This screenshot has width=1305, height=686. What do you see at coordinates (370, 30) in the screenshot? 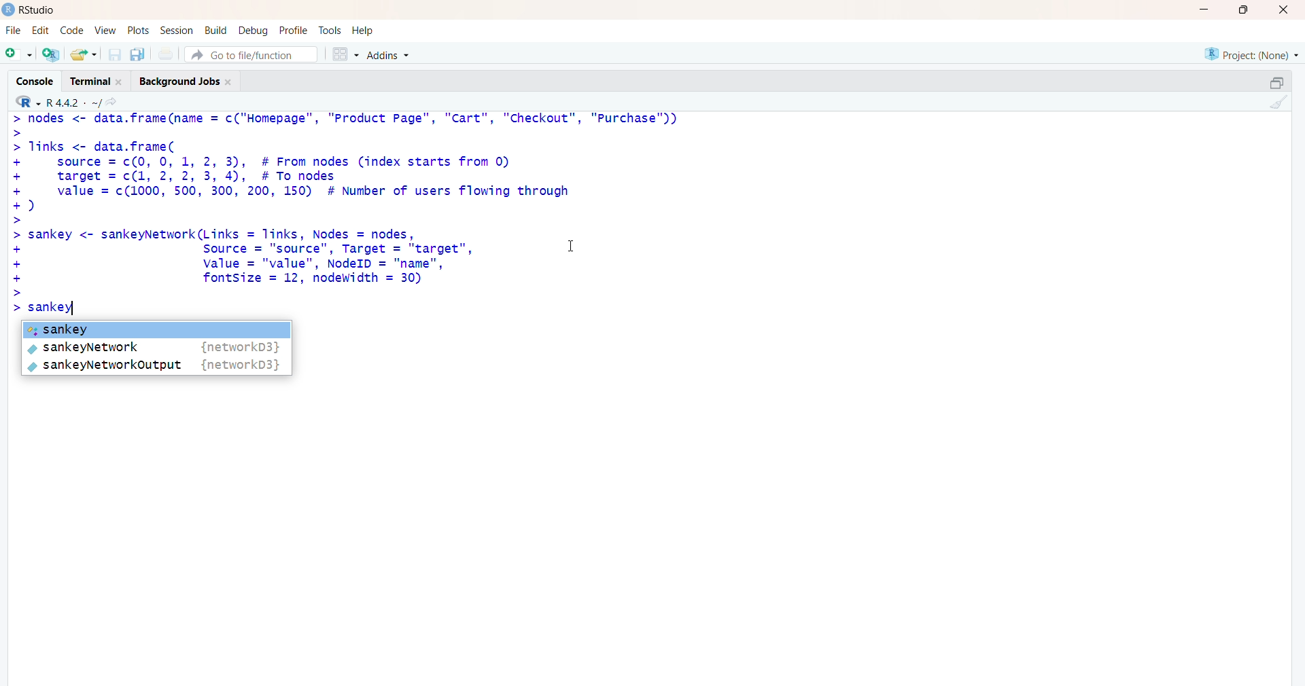
I see `help` at bounding box center [370, 30].